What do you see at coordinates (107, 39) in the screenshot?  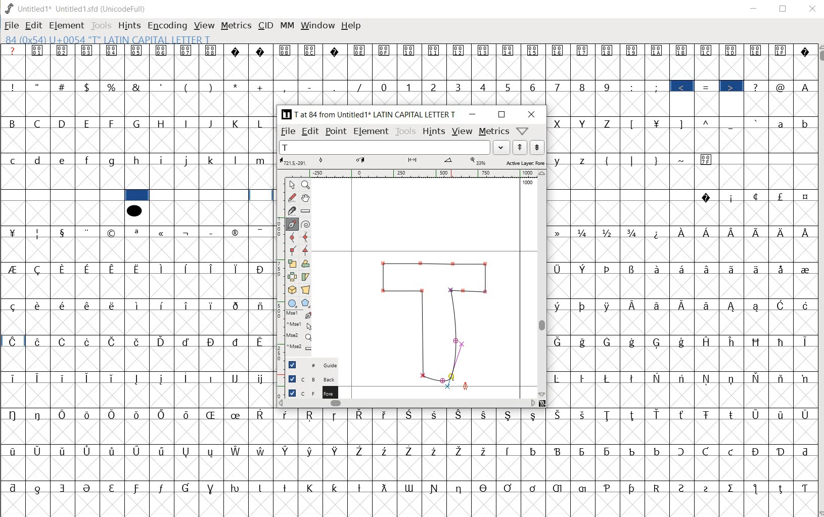 I see `glyph info` at bounding box center [107, 39].